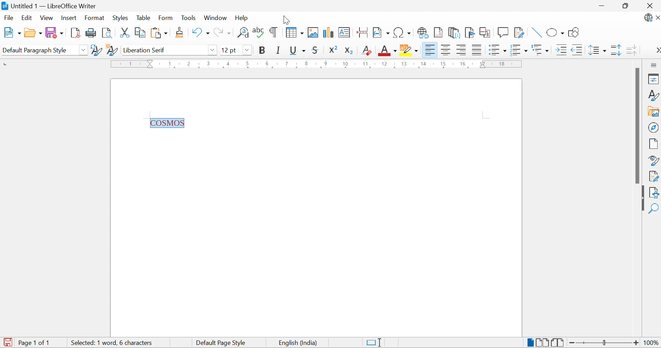 The height and width of the screenshot is (348, 661). Describe the element at coordinates (222, 32) in the screenshot. I see `Redo` at that location.